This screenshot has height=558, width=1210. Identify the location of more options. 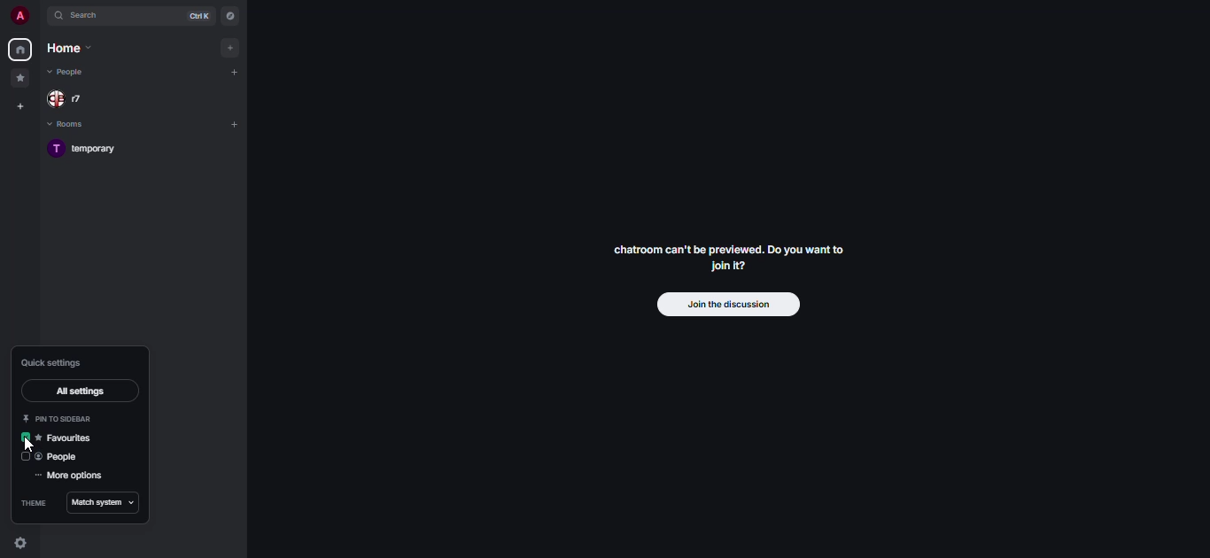
(67, 477).